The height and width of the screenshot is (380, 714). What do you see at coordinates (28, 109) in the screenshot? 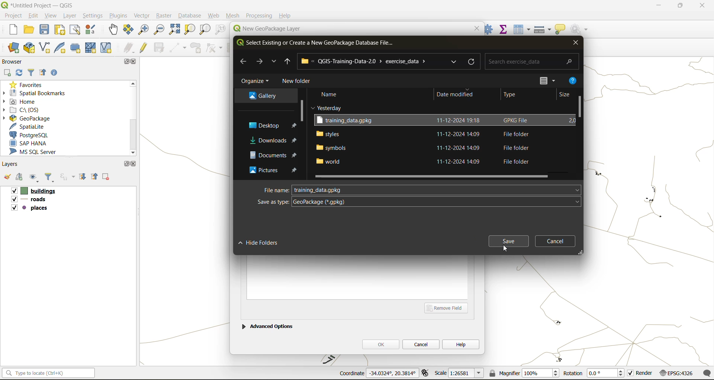
I see `c\:os` at bounding box center [28, 109].